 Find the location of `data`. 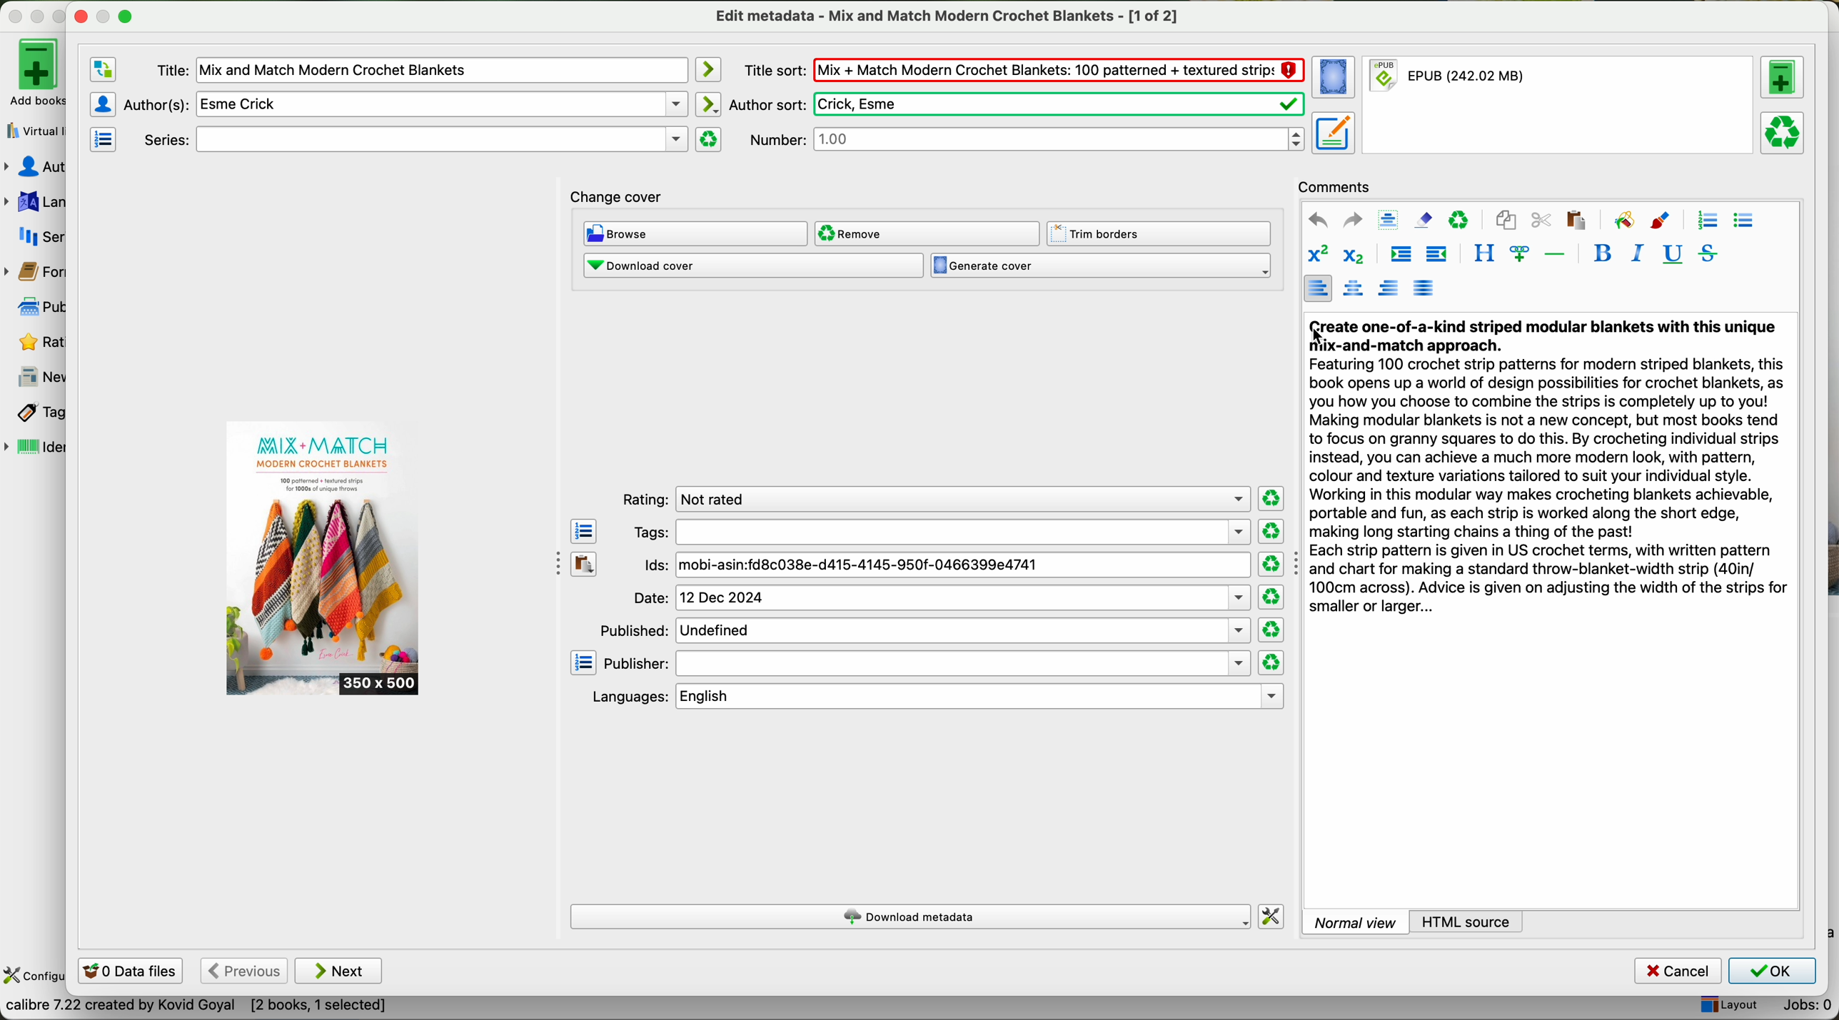

data is located at coordinates (196, 1009).